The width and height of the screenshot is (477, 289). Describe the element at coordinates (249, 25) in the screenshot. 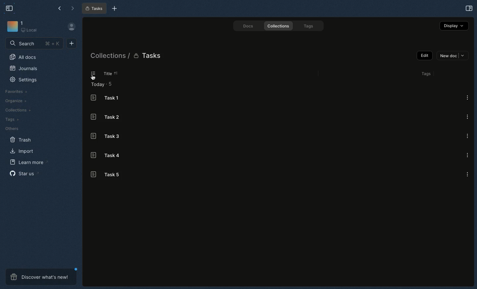

I see `Docs` at that location.